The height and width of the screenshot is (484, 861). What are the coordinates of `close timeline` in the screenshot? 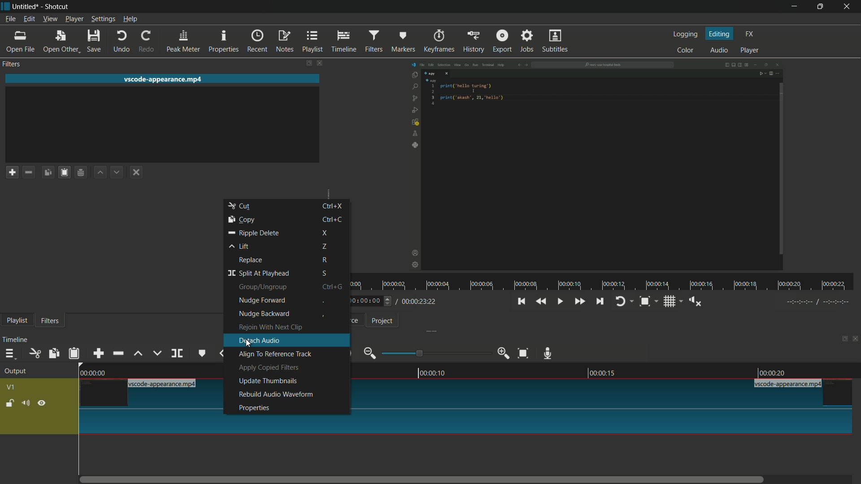 It's located at (856, 338).